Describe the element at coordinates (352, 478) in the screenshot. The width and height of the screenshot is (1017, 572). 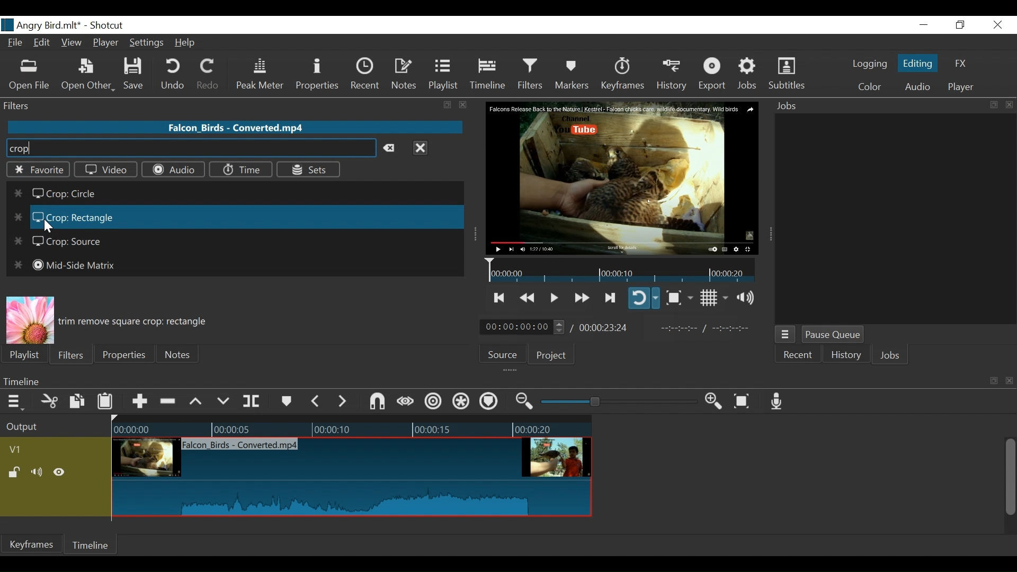
I see `Video track clip` at that location.